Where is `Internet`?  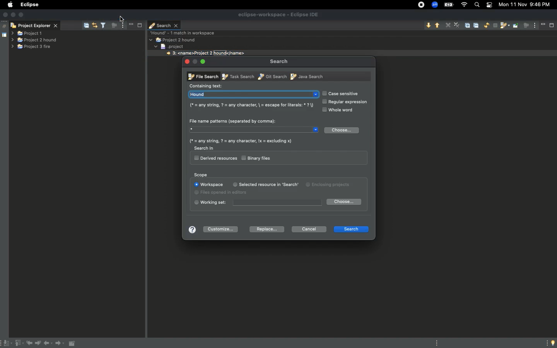
Internet is located at coordinates (465, 5).